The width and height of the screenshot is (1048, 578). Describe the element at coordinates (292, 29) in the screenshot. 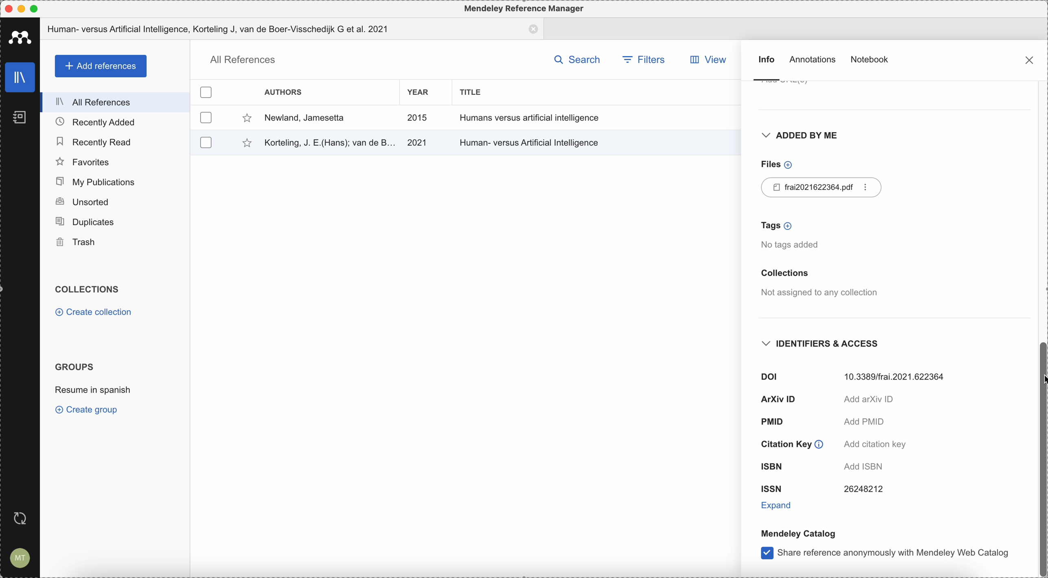

I see `tab document opened` at that location.